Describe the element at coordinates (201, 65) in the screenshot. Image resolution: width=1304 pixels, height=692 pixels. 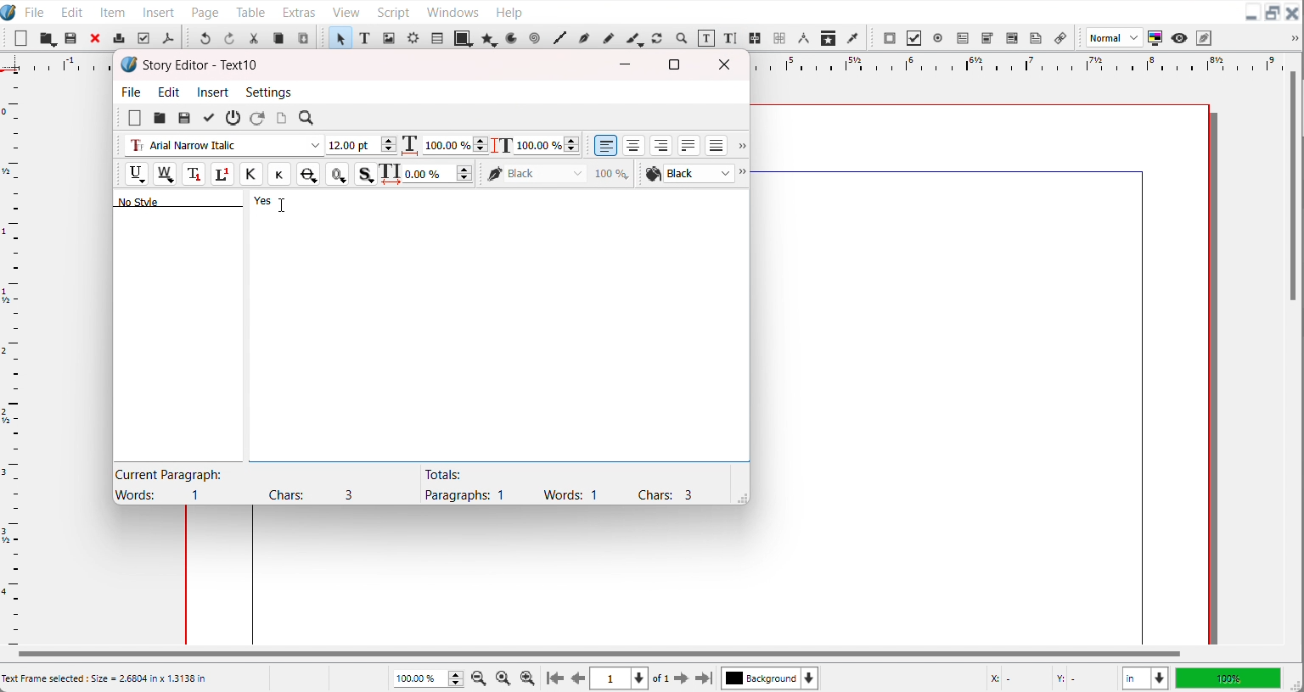
I see `Text` at that location.